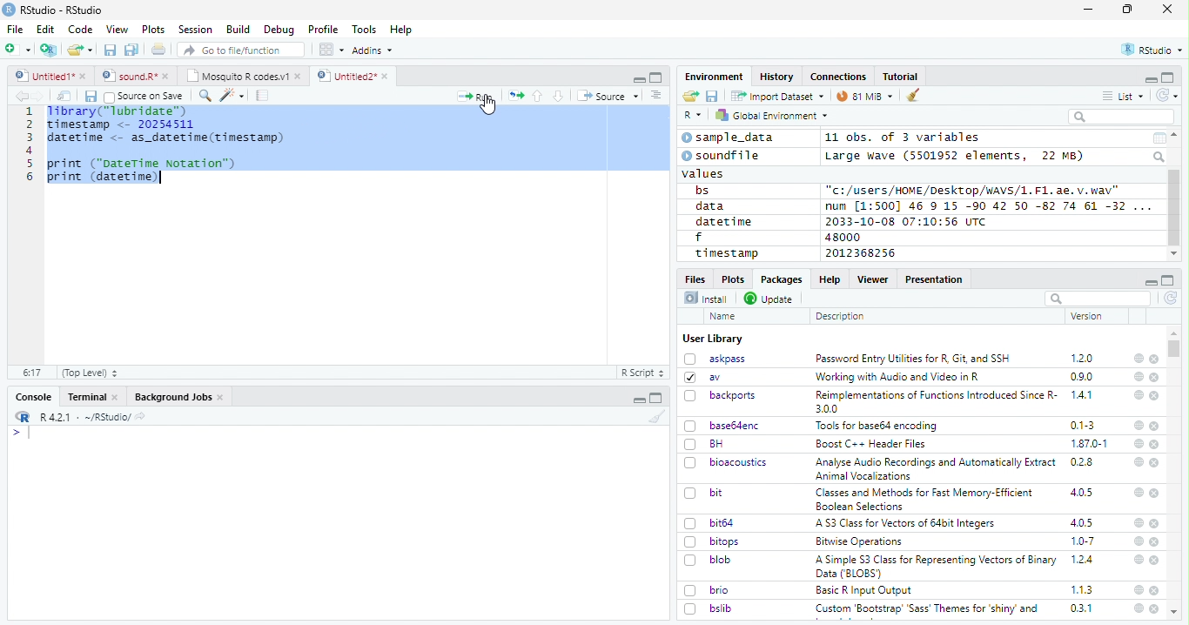 The image size is (1189, 625). I want to click on scroll down, so click(1173, 254).